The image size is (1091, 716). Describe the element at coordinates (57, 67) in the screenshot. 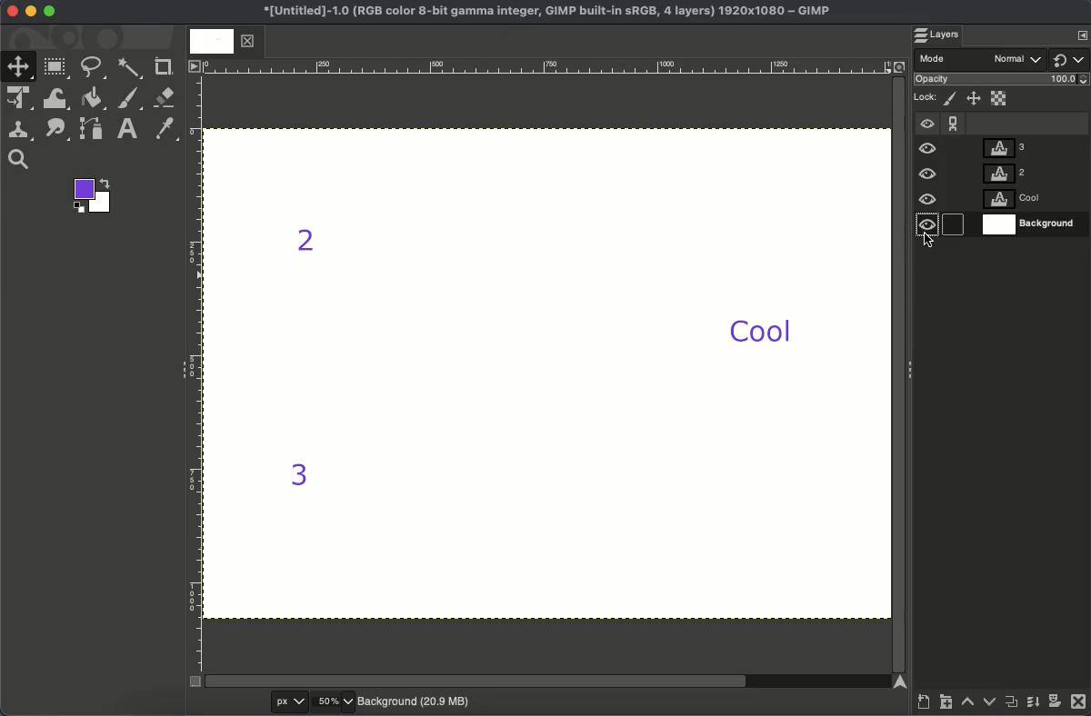

I see `Rectangular select` at that location.